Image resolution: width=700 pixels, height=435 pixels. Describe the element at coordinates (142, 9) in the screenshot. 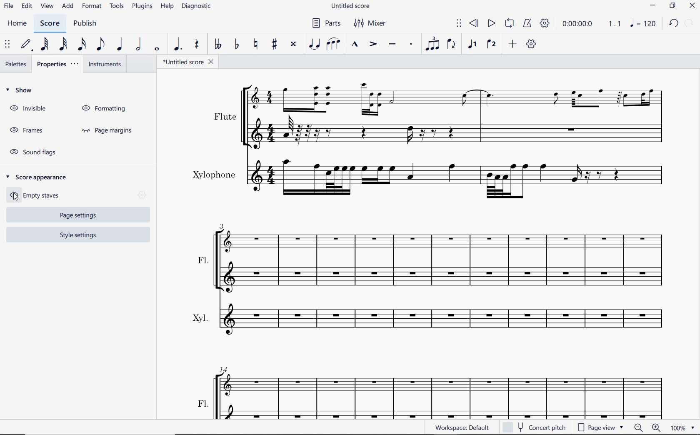

I see `PLUGINS` at that location.